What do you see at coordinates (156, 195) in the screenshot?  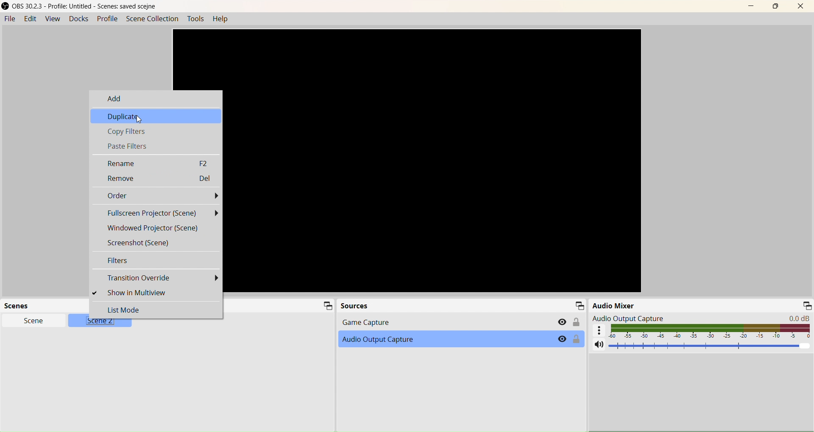 I see `Order` at bounding box center [156, 195].